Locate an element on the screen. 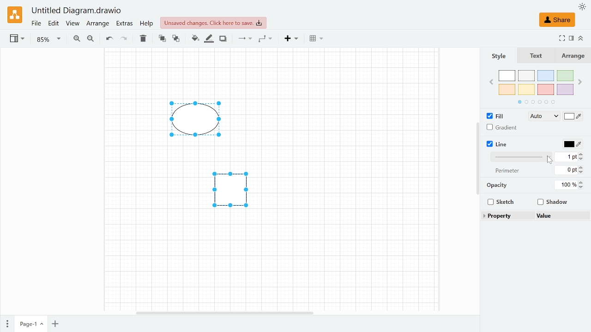 The width and height of the screenshot is (591, 332). Fill style is located at coordinates (540, 117).